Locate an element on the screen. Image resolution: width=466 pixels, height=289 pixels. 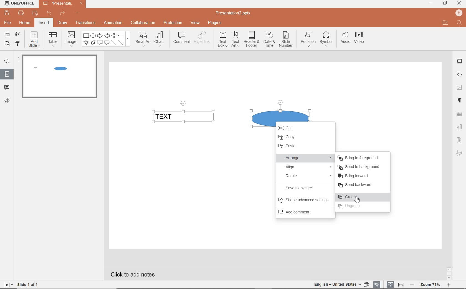
ARRANGE is located at coordinates (305, 157).